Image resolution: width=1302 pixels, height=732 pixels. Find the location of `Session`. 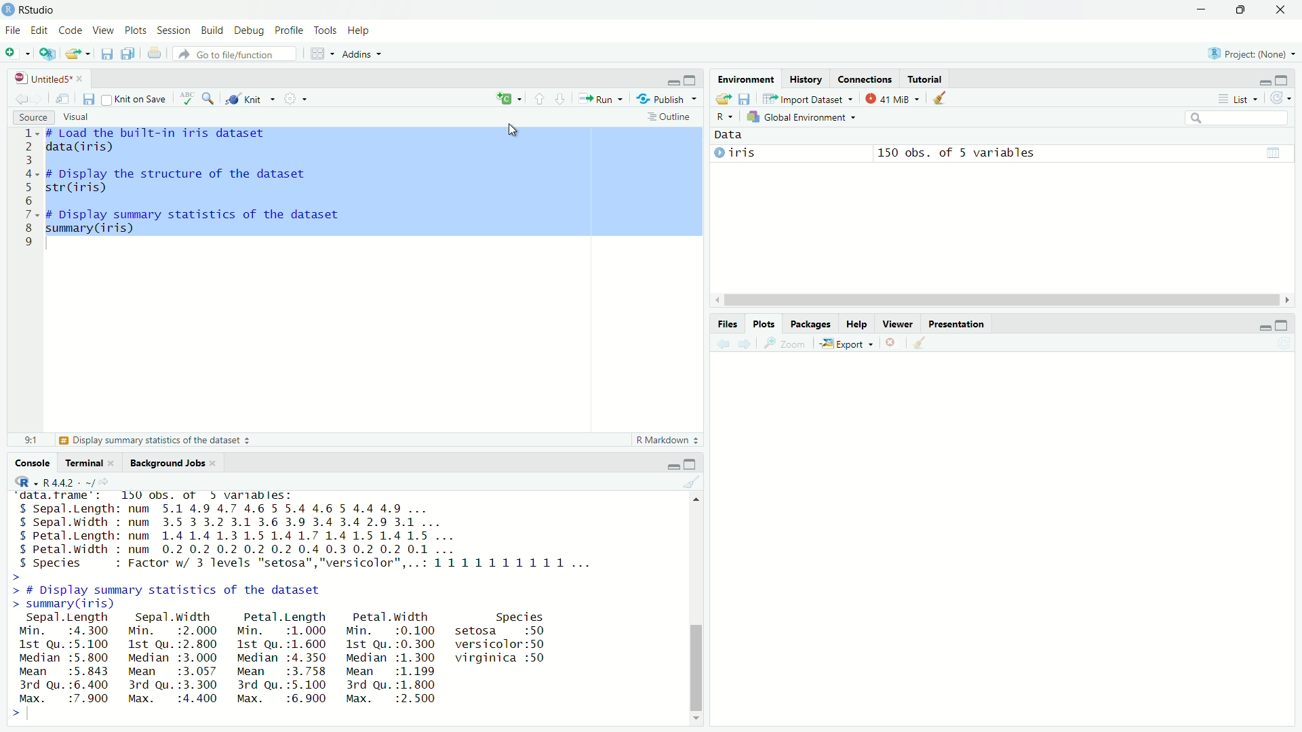

Session is located at coordinates (174, 29).